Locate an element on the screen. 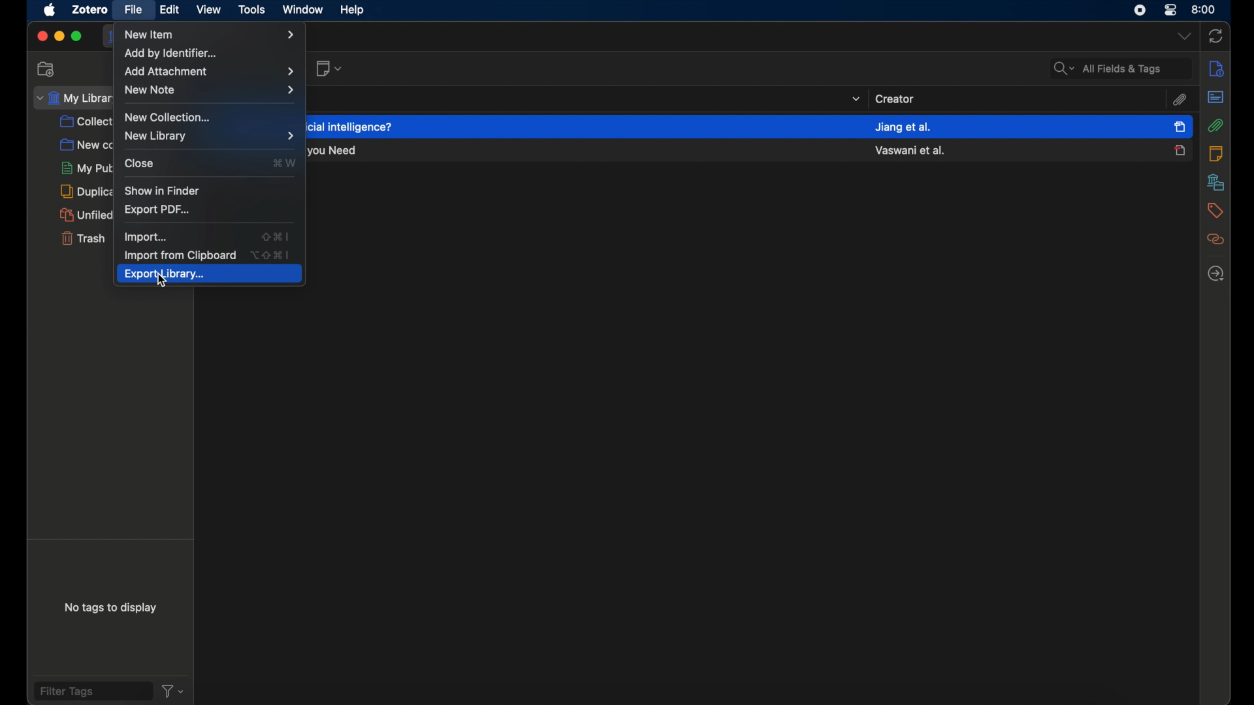 The height and width of the screenshot is (705, 1254). tags is located at coordinates (1214, 211).